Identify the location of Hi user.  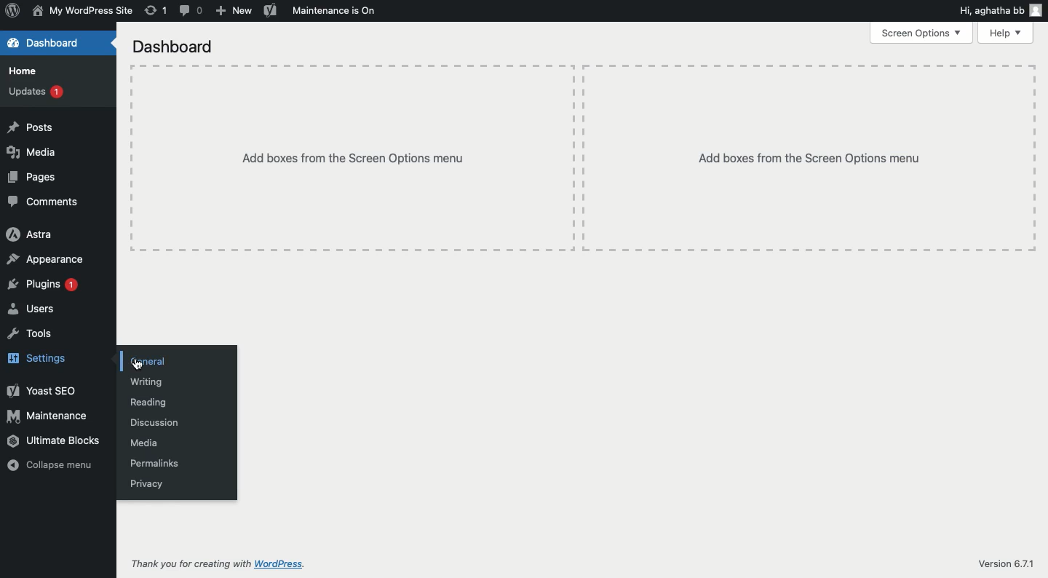
(1001, 10).